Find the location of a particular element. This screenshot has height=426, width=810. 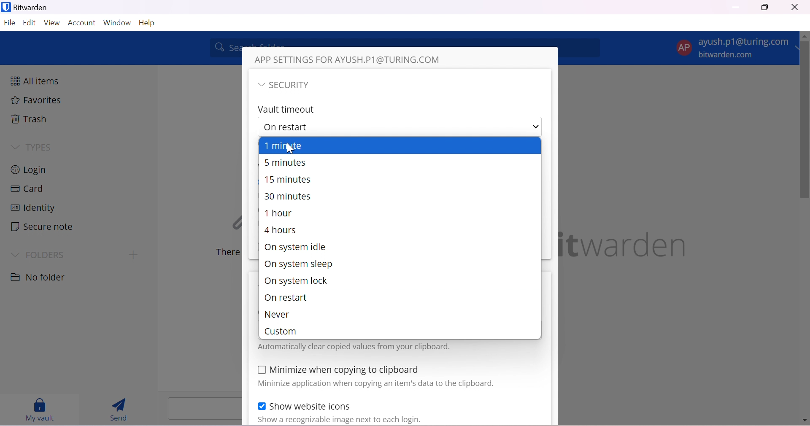

Help is located at coordinates (150, 24).